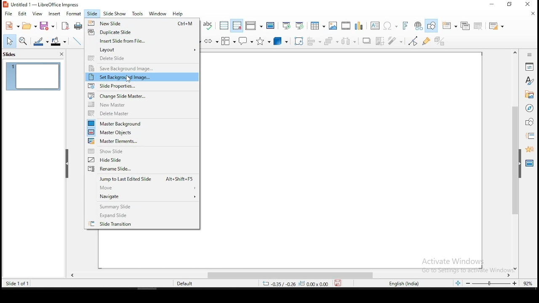 The width and height of the screenshot is (539, 303). What do you see at coordinates (508, 4) in the screenshot?
I see `restore` at bounding box center [508, 4].